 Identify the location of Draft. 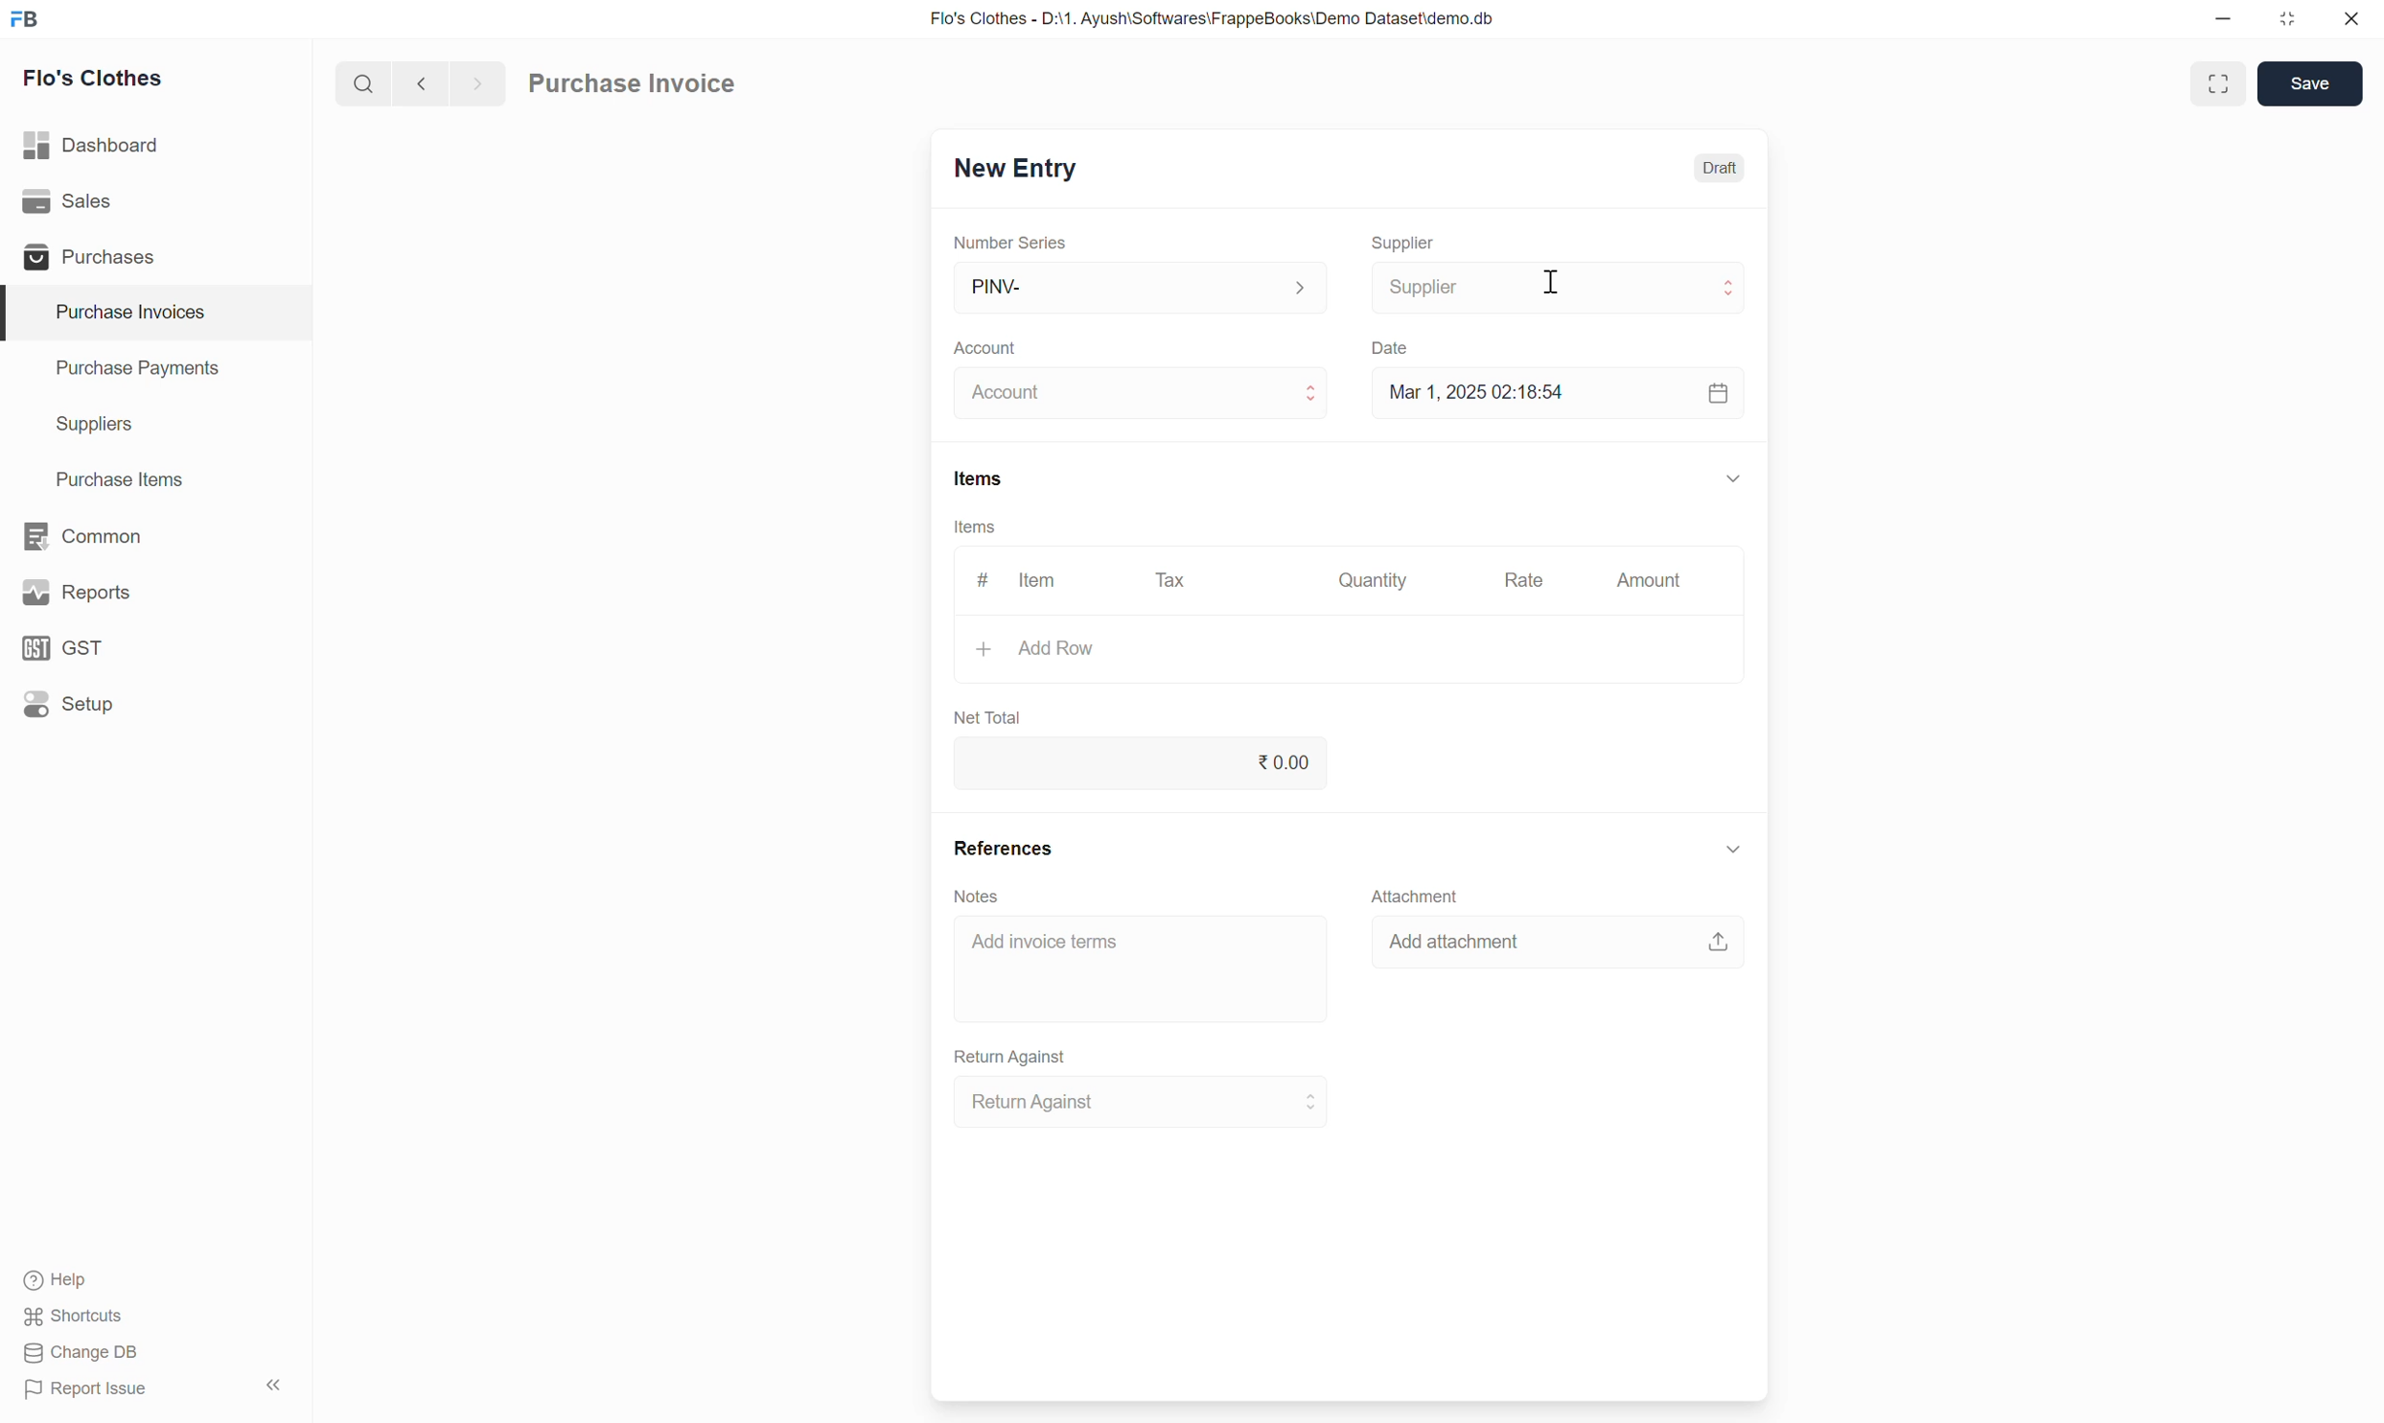
(1721, 169).